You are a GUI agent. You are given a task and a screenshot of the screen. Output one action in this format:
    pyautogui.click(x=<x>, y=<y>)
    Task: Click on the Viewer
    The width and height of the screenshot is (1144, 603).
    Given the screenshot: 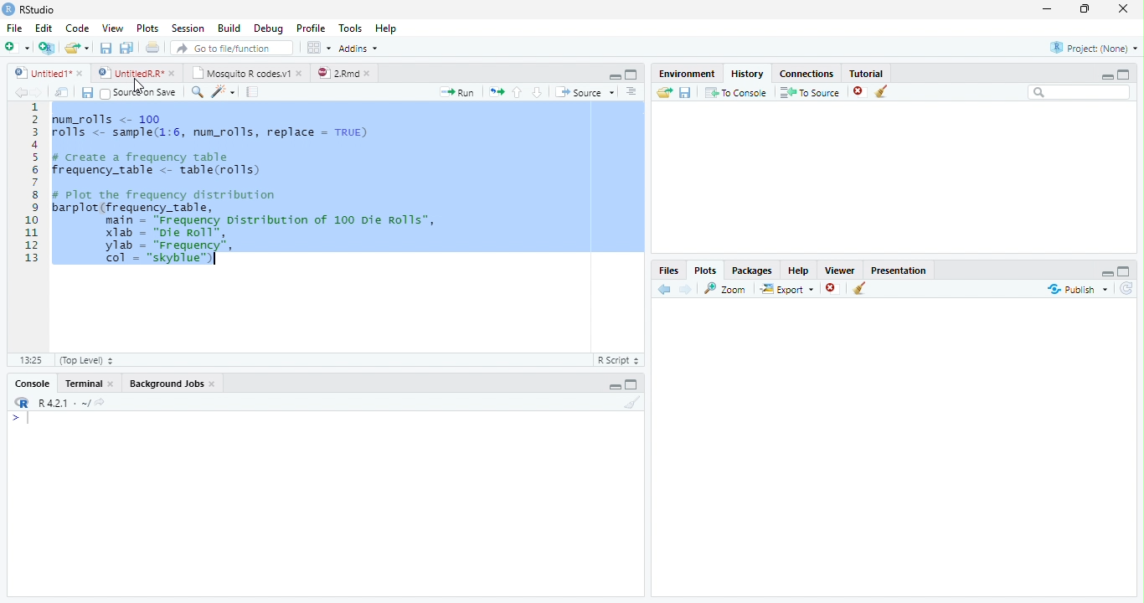 What is the action you would take?
    pyautogui.click(x=839, y=269)
    